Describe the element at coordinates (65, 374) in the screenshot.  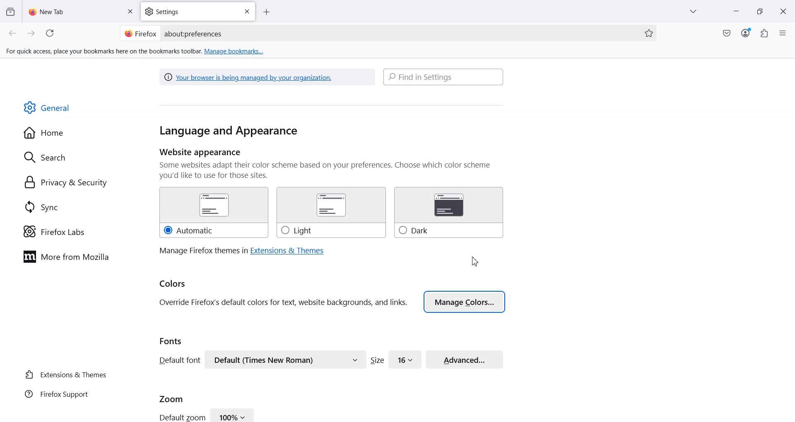
I see `89 Extensions & Themes` at that location.